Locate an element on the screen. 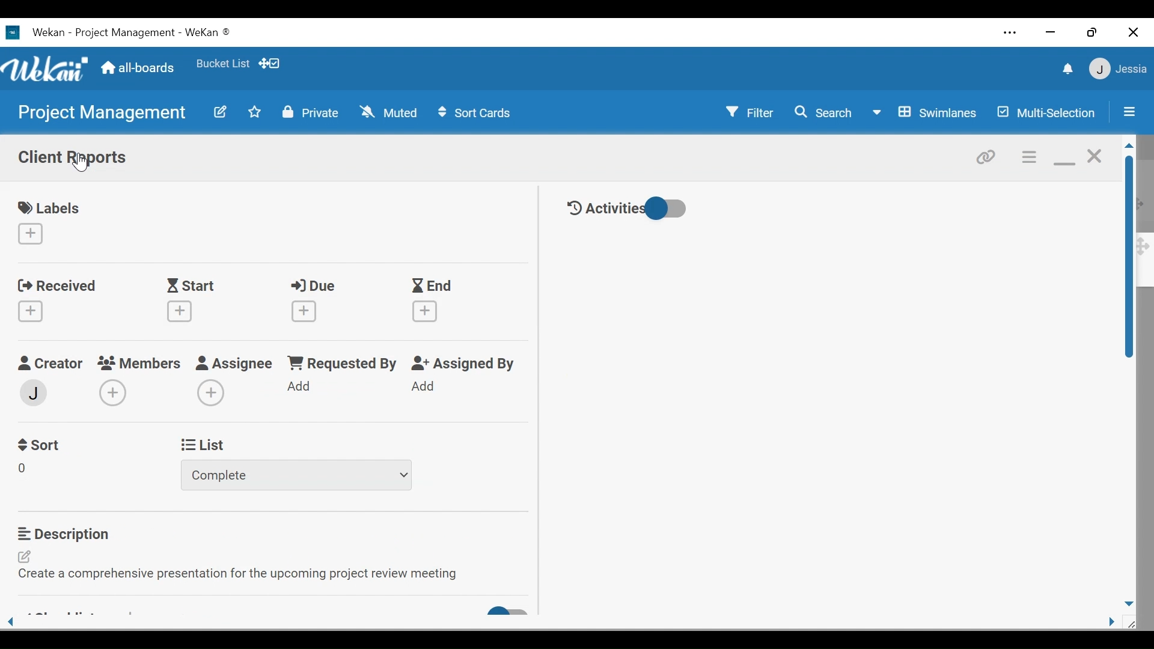 This screenshot has height=649, width=1154. Show/Hide desktop drag handle is located at coordinates (269, 64).